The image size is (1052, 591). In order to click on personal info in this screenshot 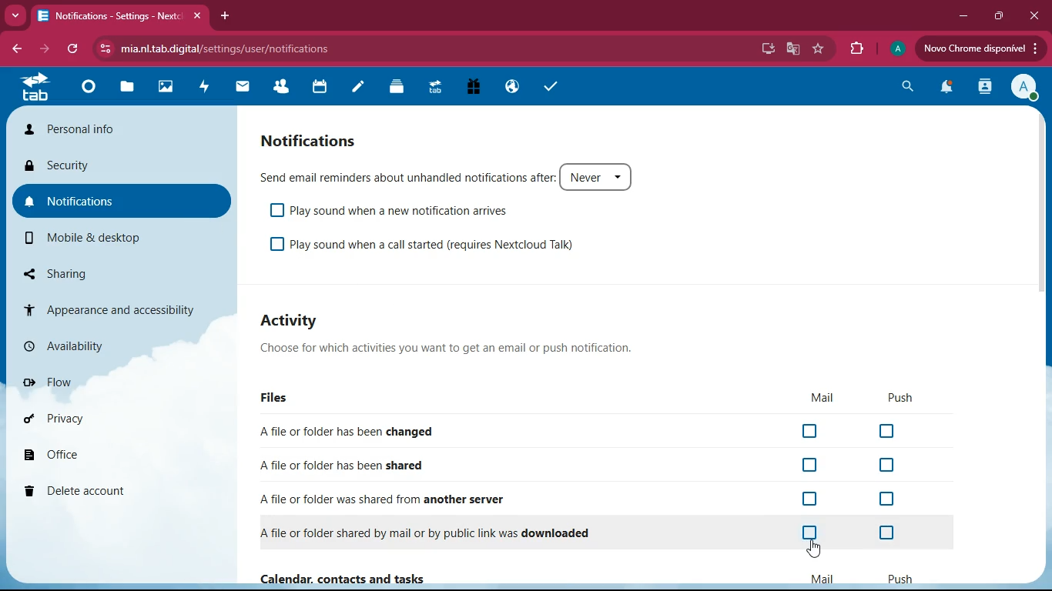, I will do `click(121, 131)`.